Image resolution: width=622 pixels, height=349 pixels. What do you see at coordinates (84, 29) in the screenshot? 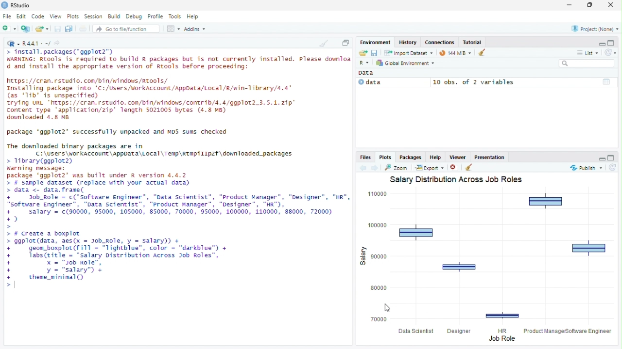
I see `print the current file` at bounding box center [84, 29].